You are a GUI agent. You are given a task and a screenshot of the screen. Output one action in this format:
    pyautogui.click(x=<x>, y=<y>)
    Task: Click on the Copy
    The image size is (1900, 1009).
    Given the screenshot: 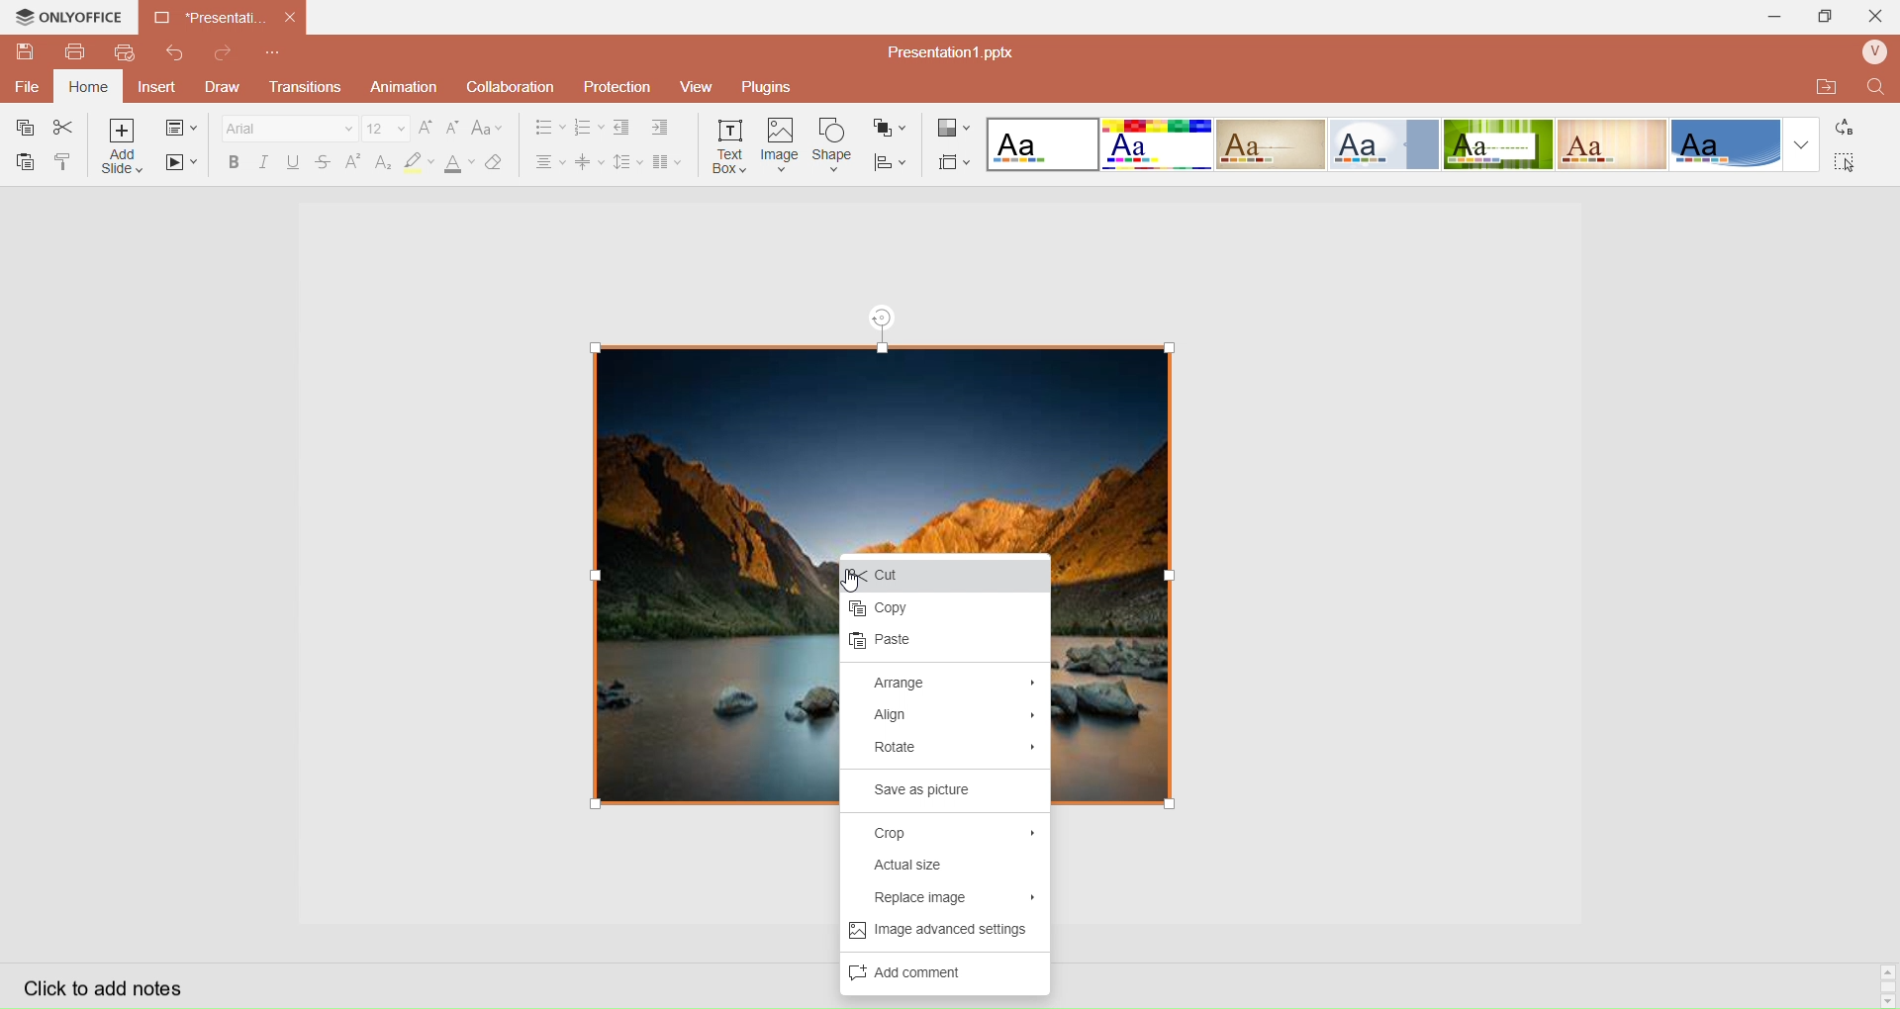 What is the action you would take?
    pyautogui.click(x=945, y=609)
    